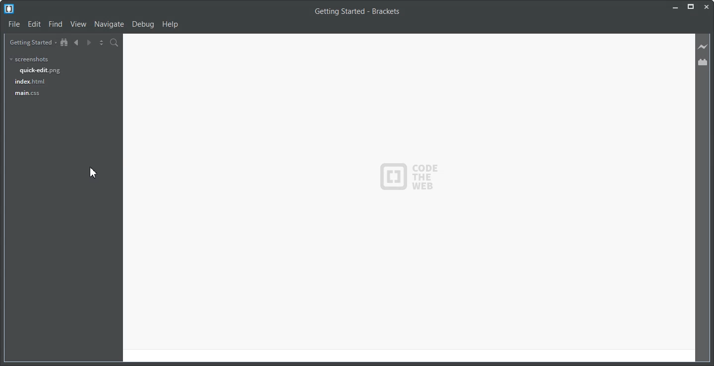 The width and height of the screenshot is (714, 366). I want to click on Navigate Backward, so click(77, 42).